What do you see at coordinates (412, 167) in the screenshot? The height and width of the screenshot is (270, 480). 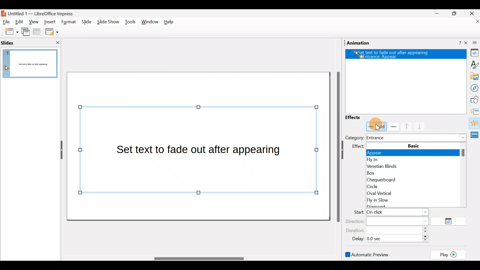 I see `Venetian Blinds` at bounding box center [412, 167].